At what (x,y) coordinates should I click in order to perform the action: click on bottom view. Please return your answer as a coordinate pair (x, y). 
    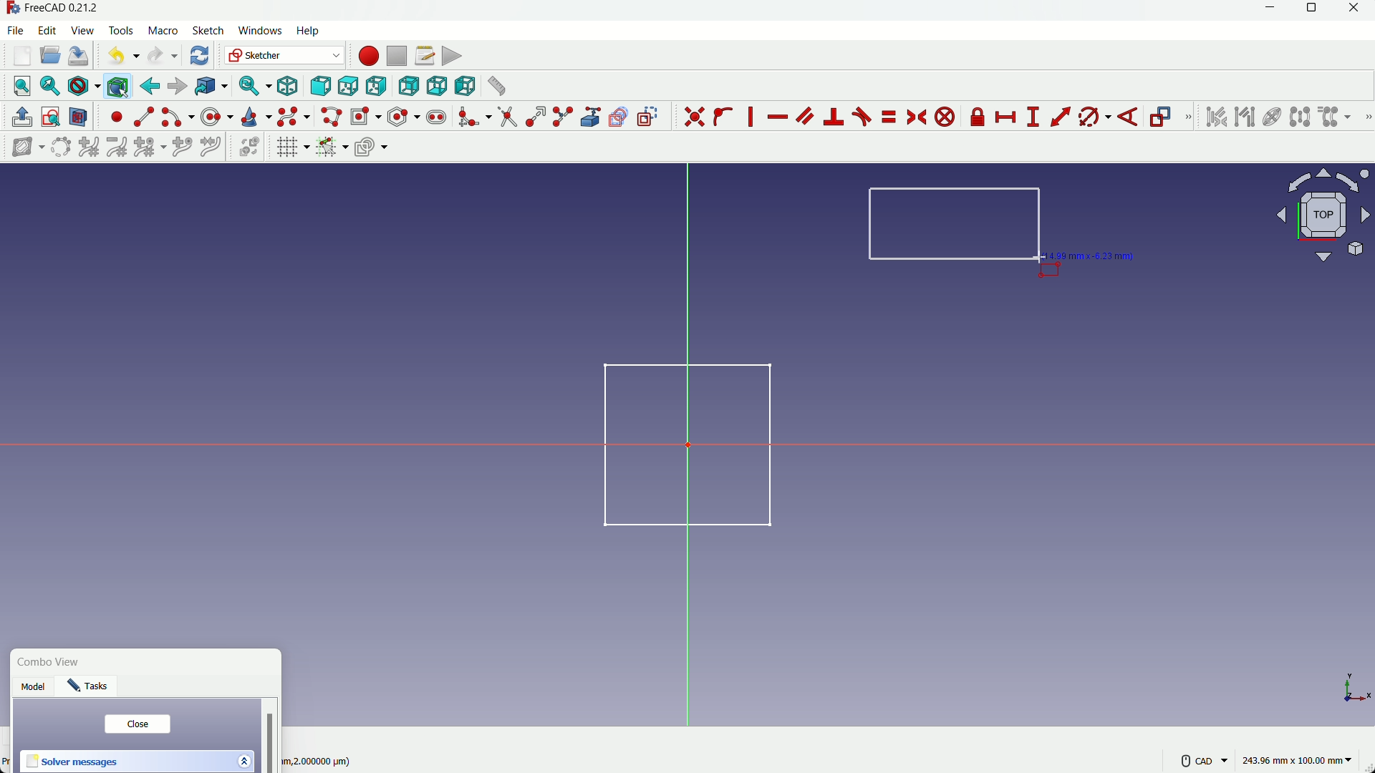
    Looking at the image, I should click on (436, 86).